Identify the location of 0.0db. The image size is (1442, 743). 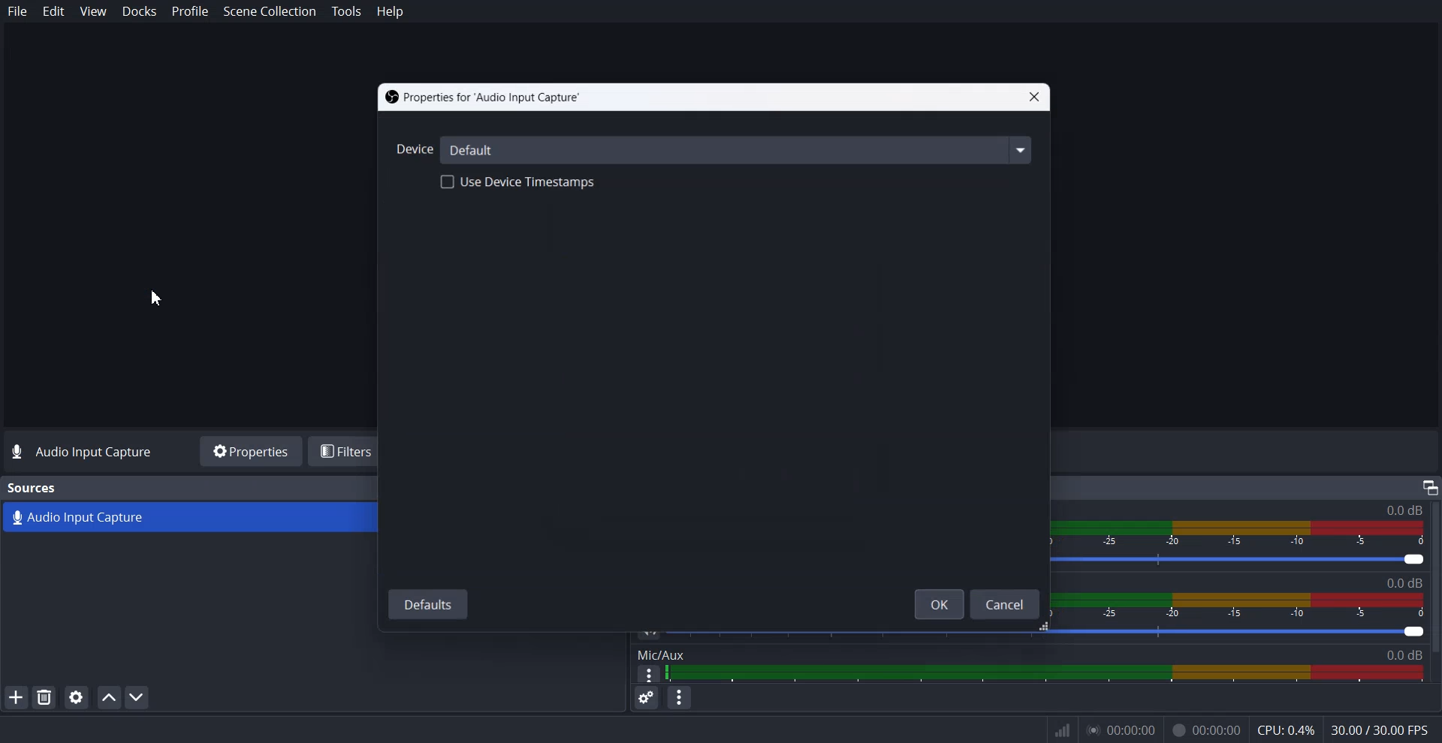
(1414, 654).